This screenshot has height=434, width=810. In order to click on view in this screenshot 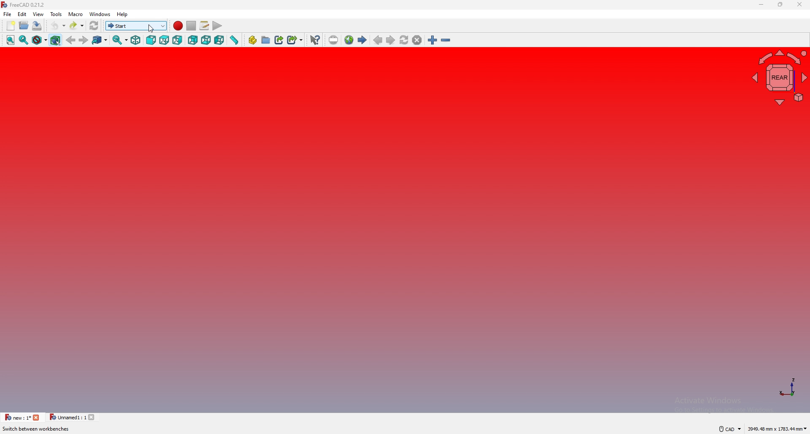, I will do `click(38, 13)`.